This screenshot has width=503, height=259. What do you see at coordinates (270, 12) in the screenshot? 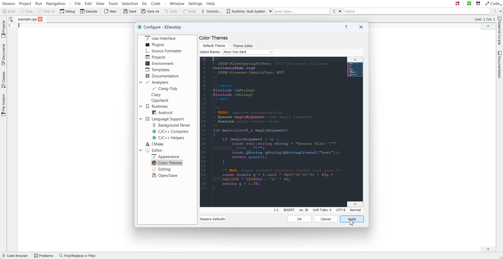
I see `Drop down box` at bounding box center [270, 12].